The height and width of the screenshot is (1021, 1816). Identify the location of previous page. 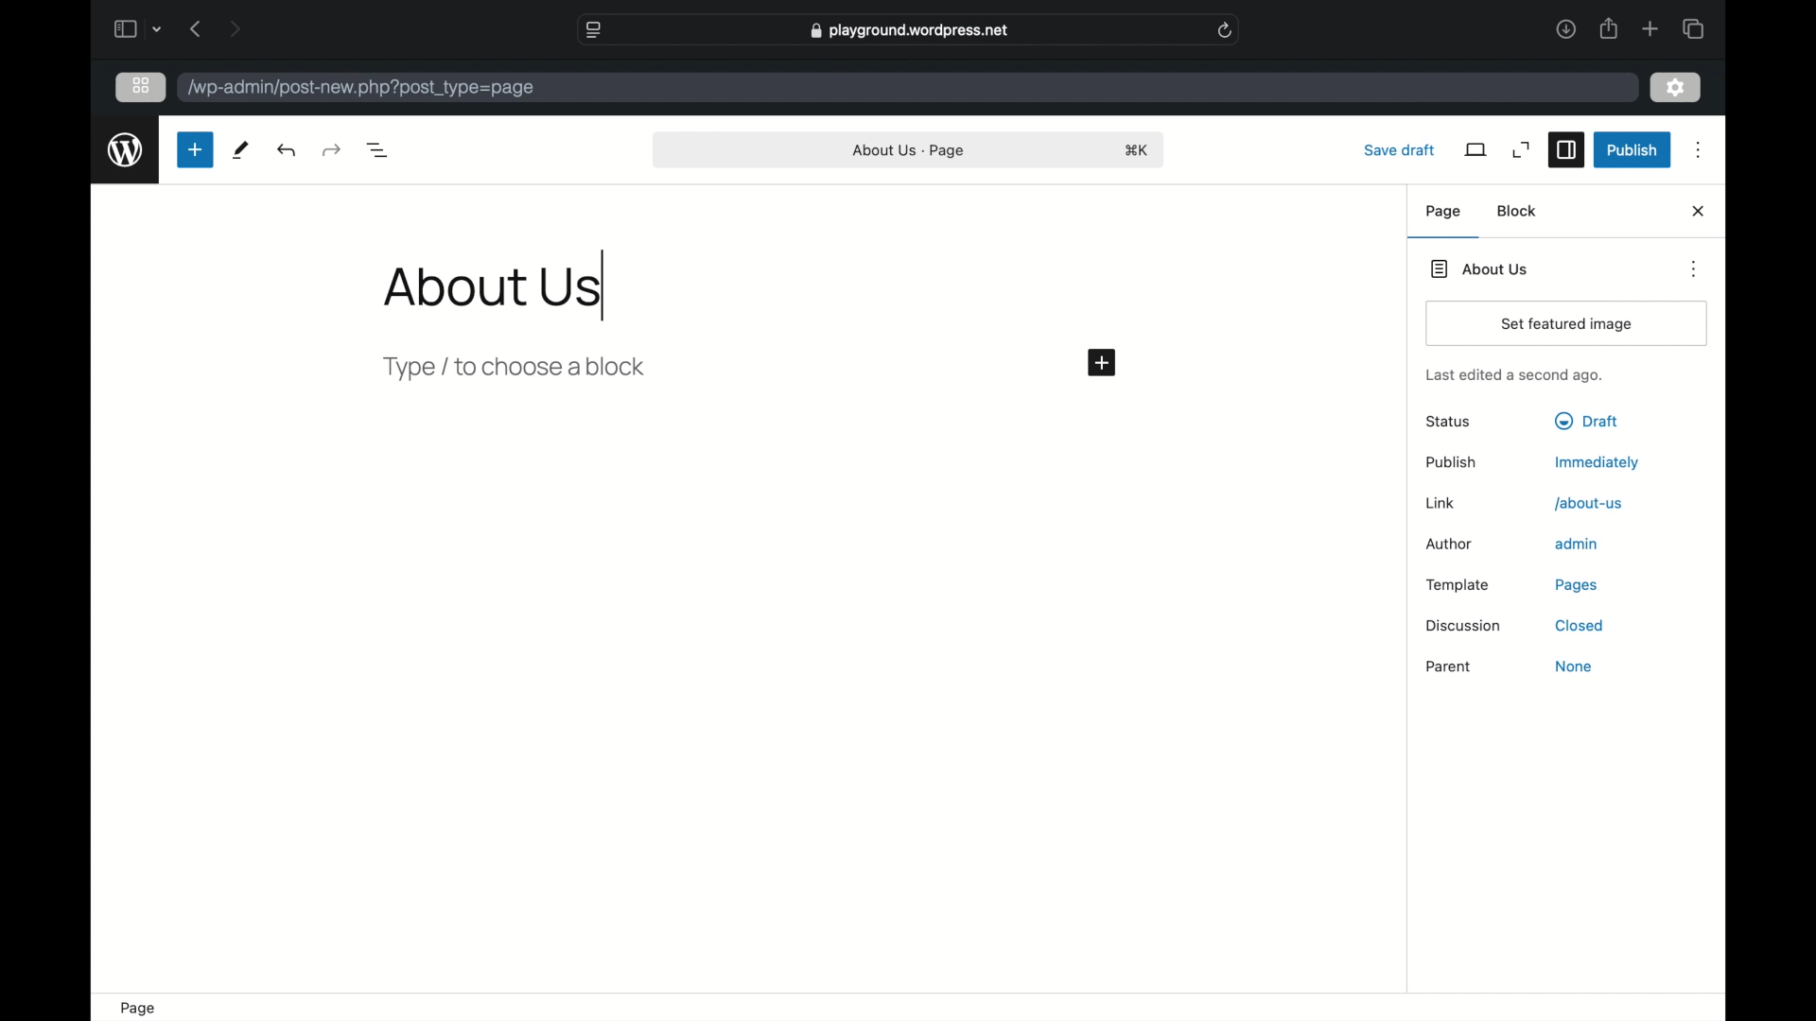
(196, 28).